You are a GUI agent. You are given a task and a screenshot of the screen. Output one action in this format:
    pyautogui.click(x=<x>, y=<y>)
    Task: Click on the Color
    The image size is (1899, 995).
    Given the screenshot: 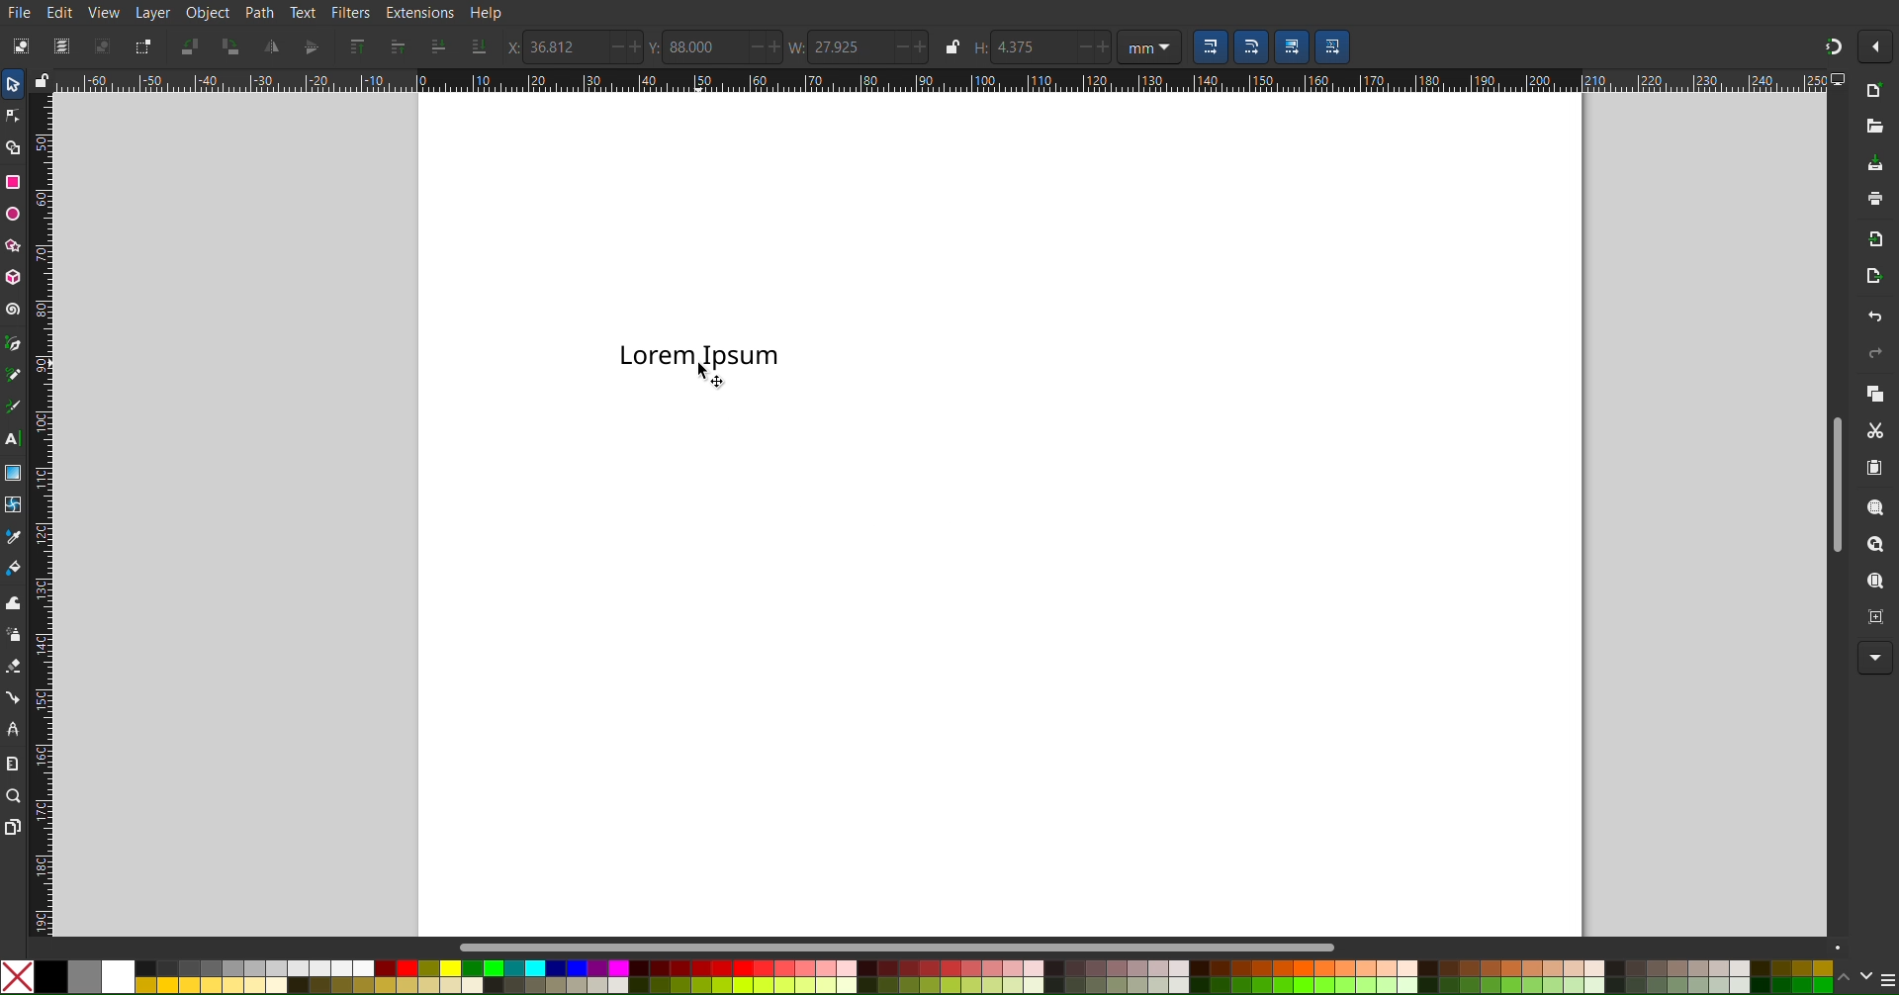 What is the action you would take?
    pyautogui.click(x=916, y=977)
    